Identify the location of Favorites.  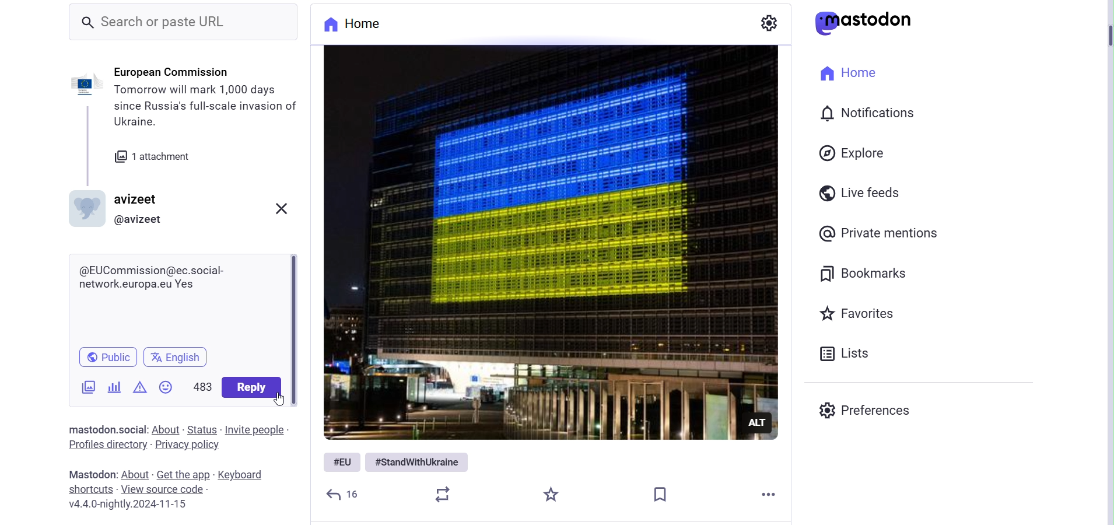
(858, 313).